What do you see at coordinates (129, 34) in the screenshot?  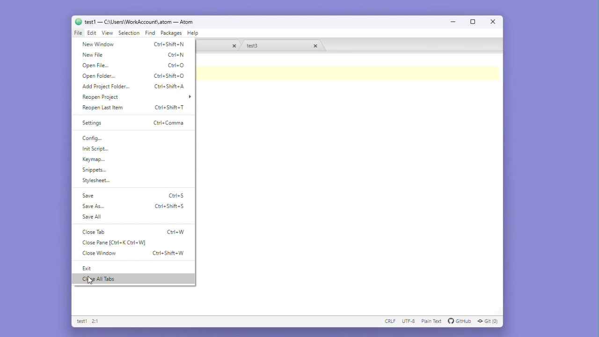 I see `Selection` at bounding box center [129, 34].